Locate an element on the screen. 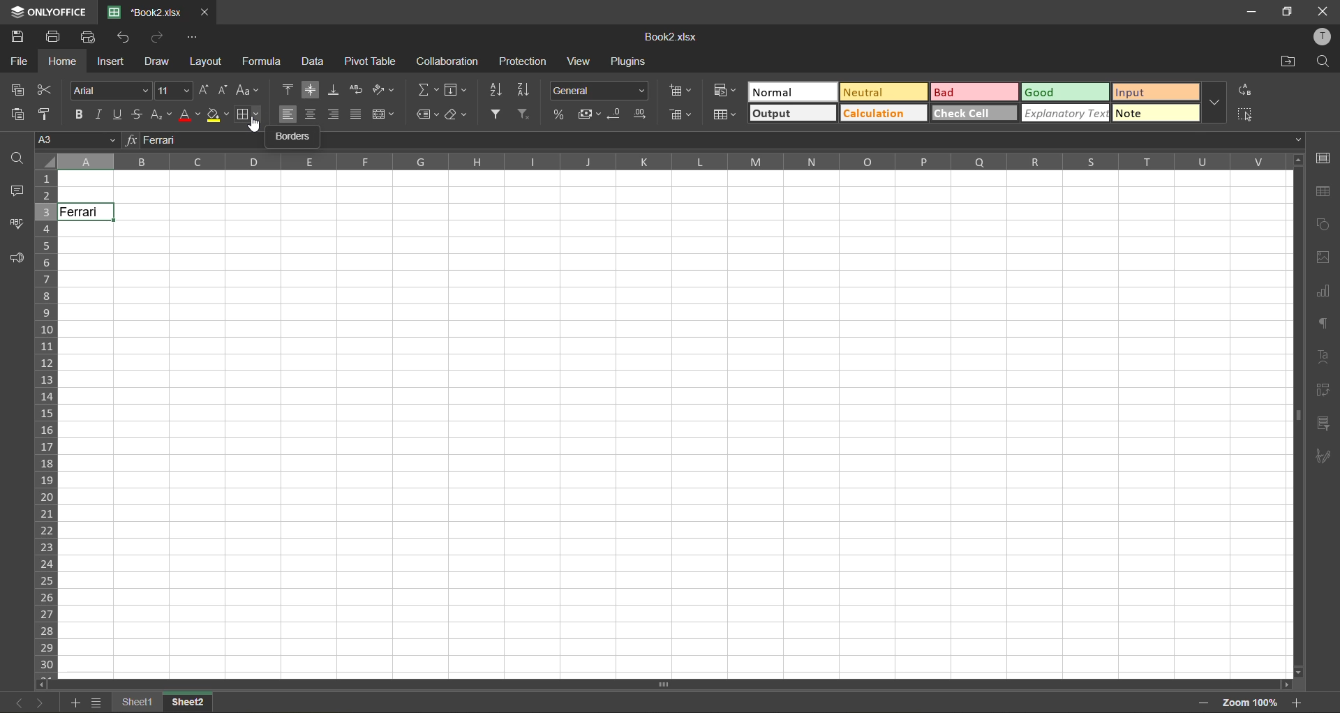 The height and width of the screenshot is (713, 1340). copy is located at coordinates (17, 91).